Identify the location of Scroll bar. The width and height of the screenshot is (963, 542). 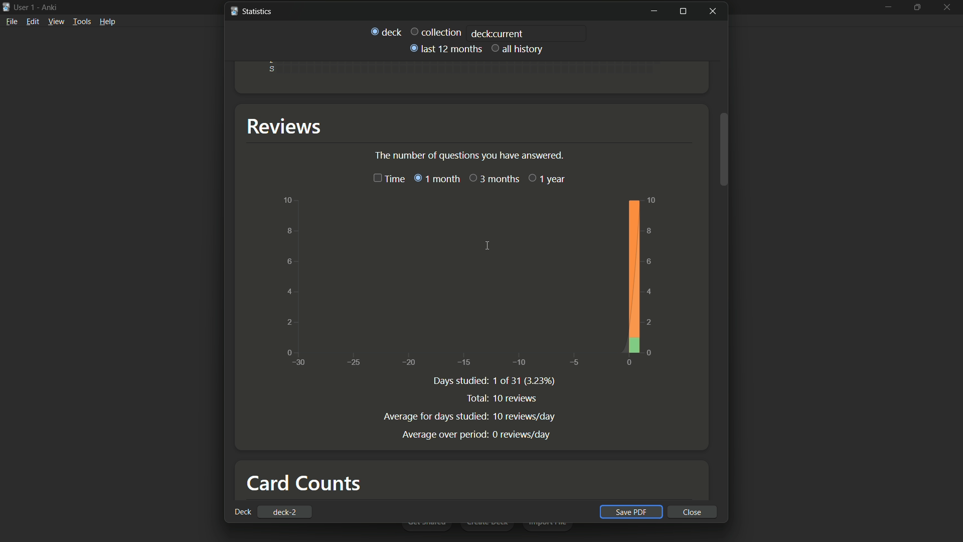
(724, 150).